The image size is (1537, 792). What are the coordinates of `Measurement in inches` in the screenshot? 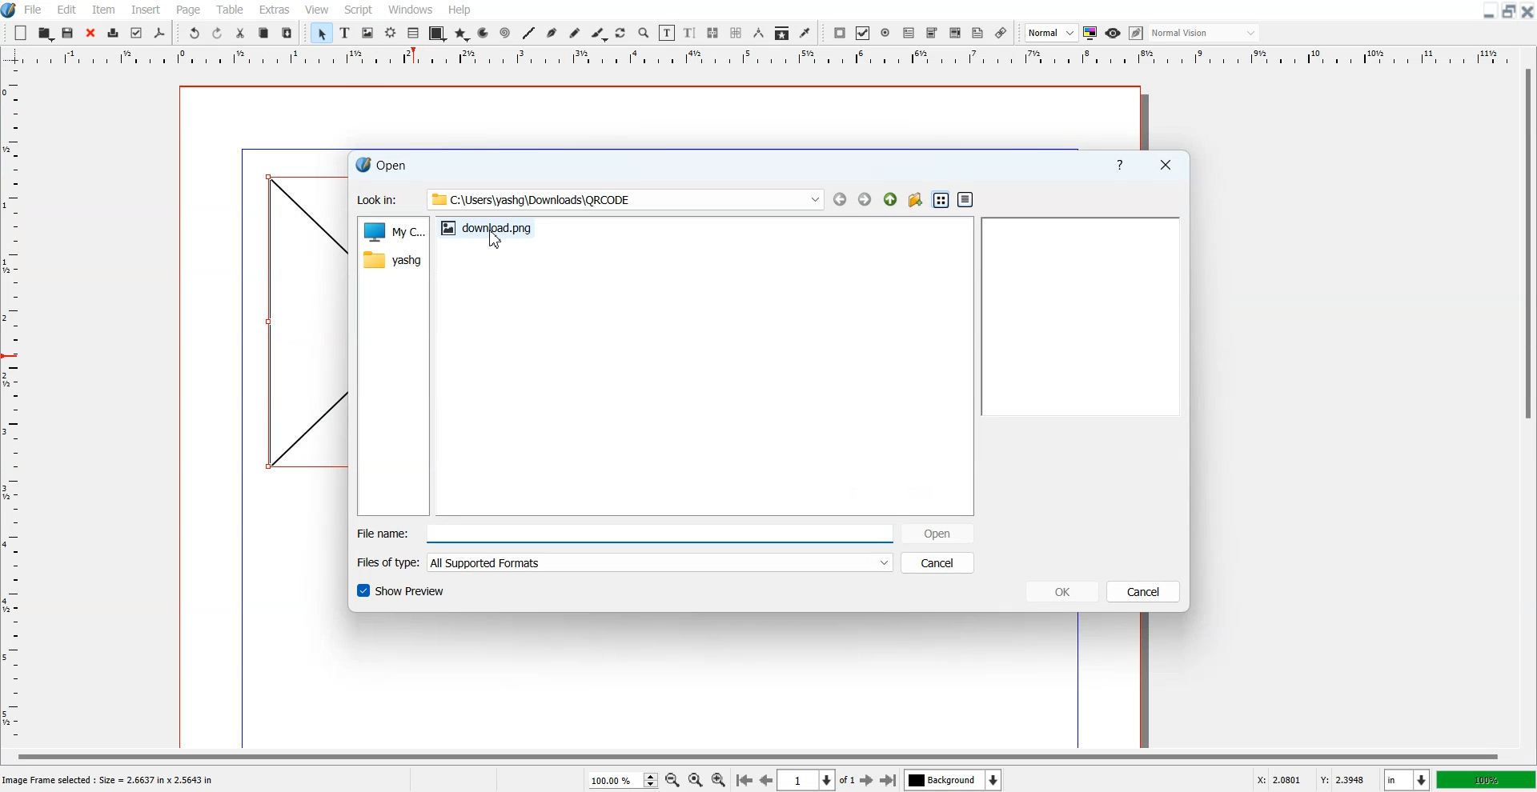 It's located at (1407, 779).